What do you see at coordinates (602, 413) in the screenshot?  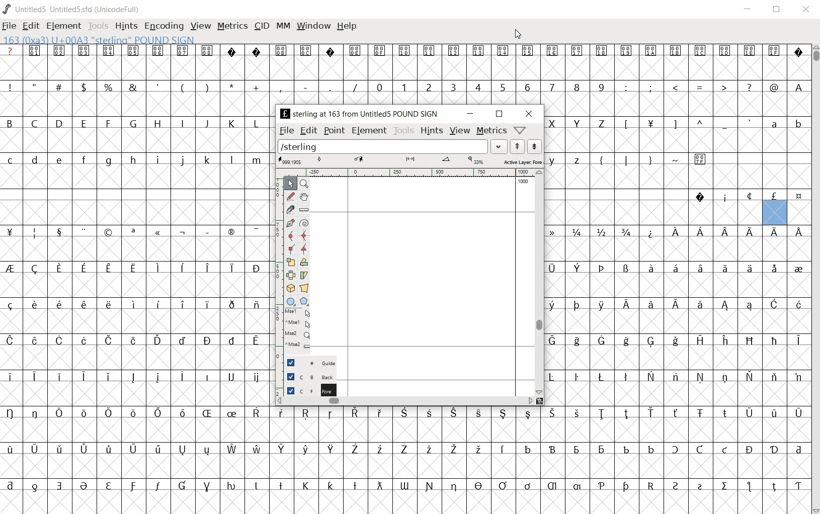 I see `Symbol` at bounding box center [602, 413].